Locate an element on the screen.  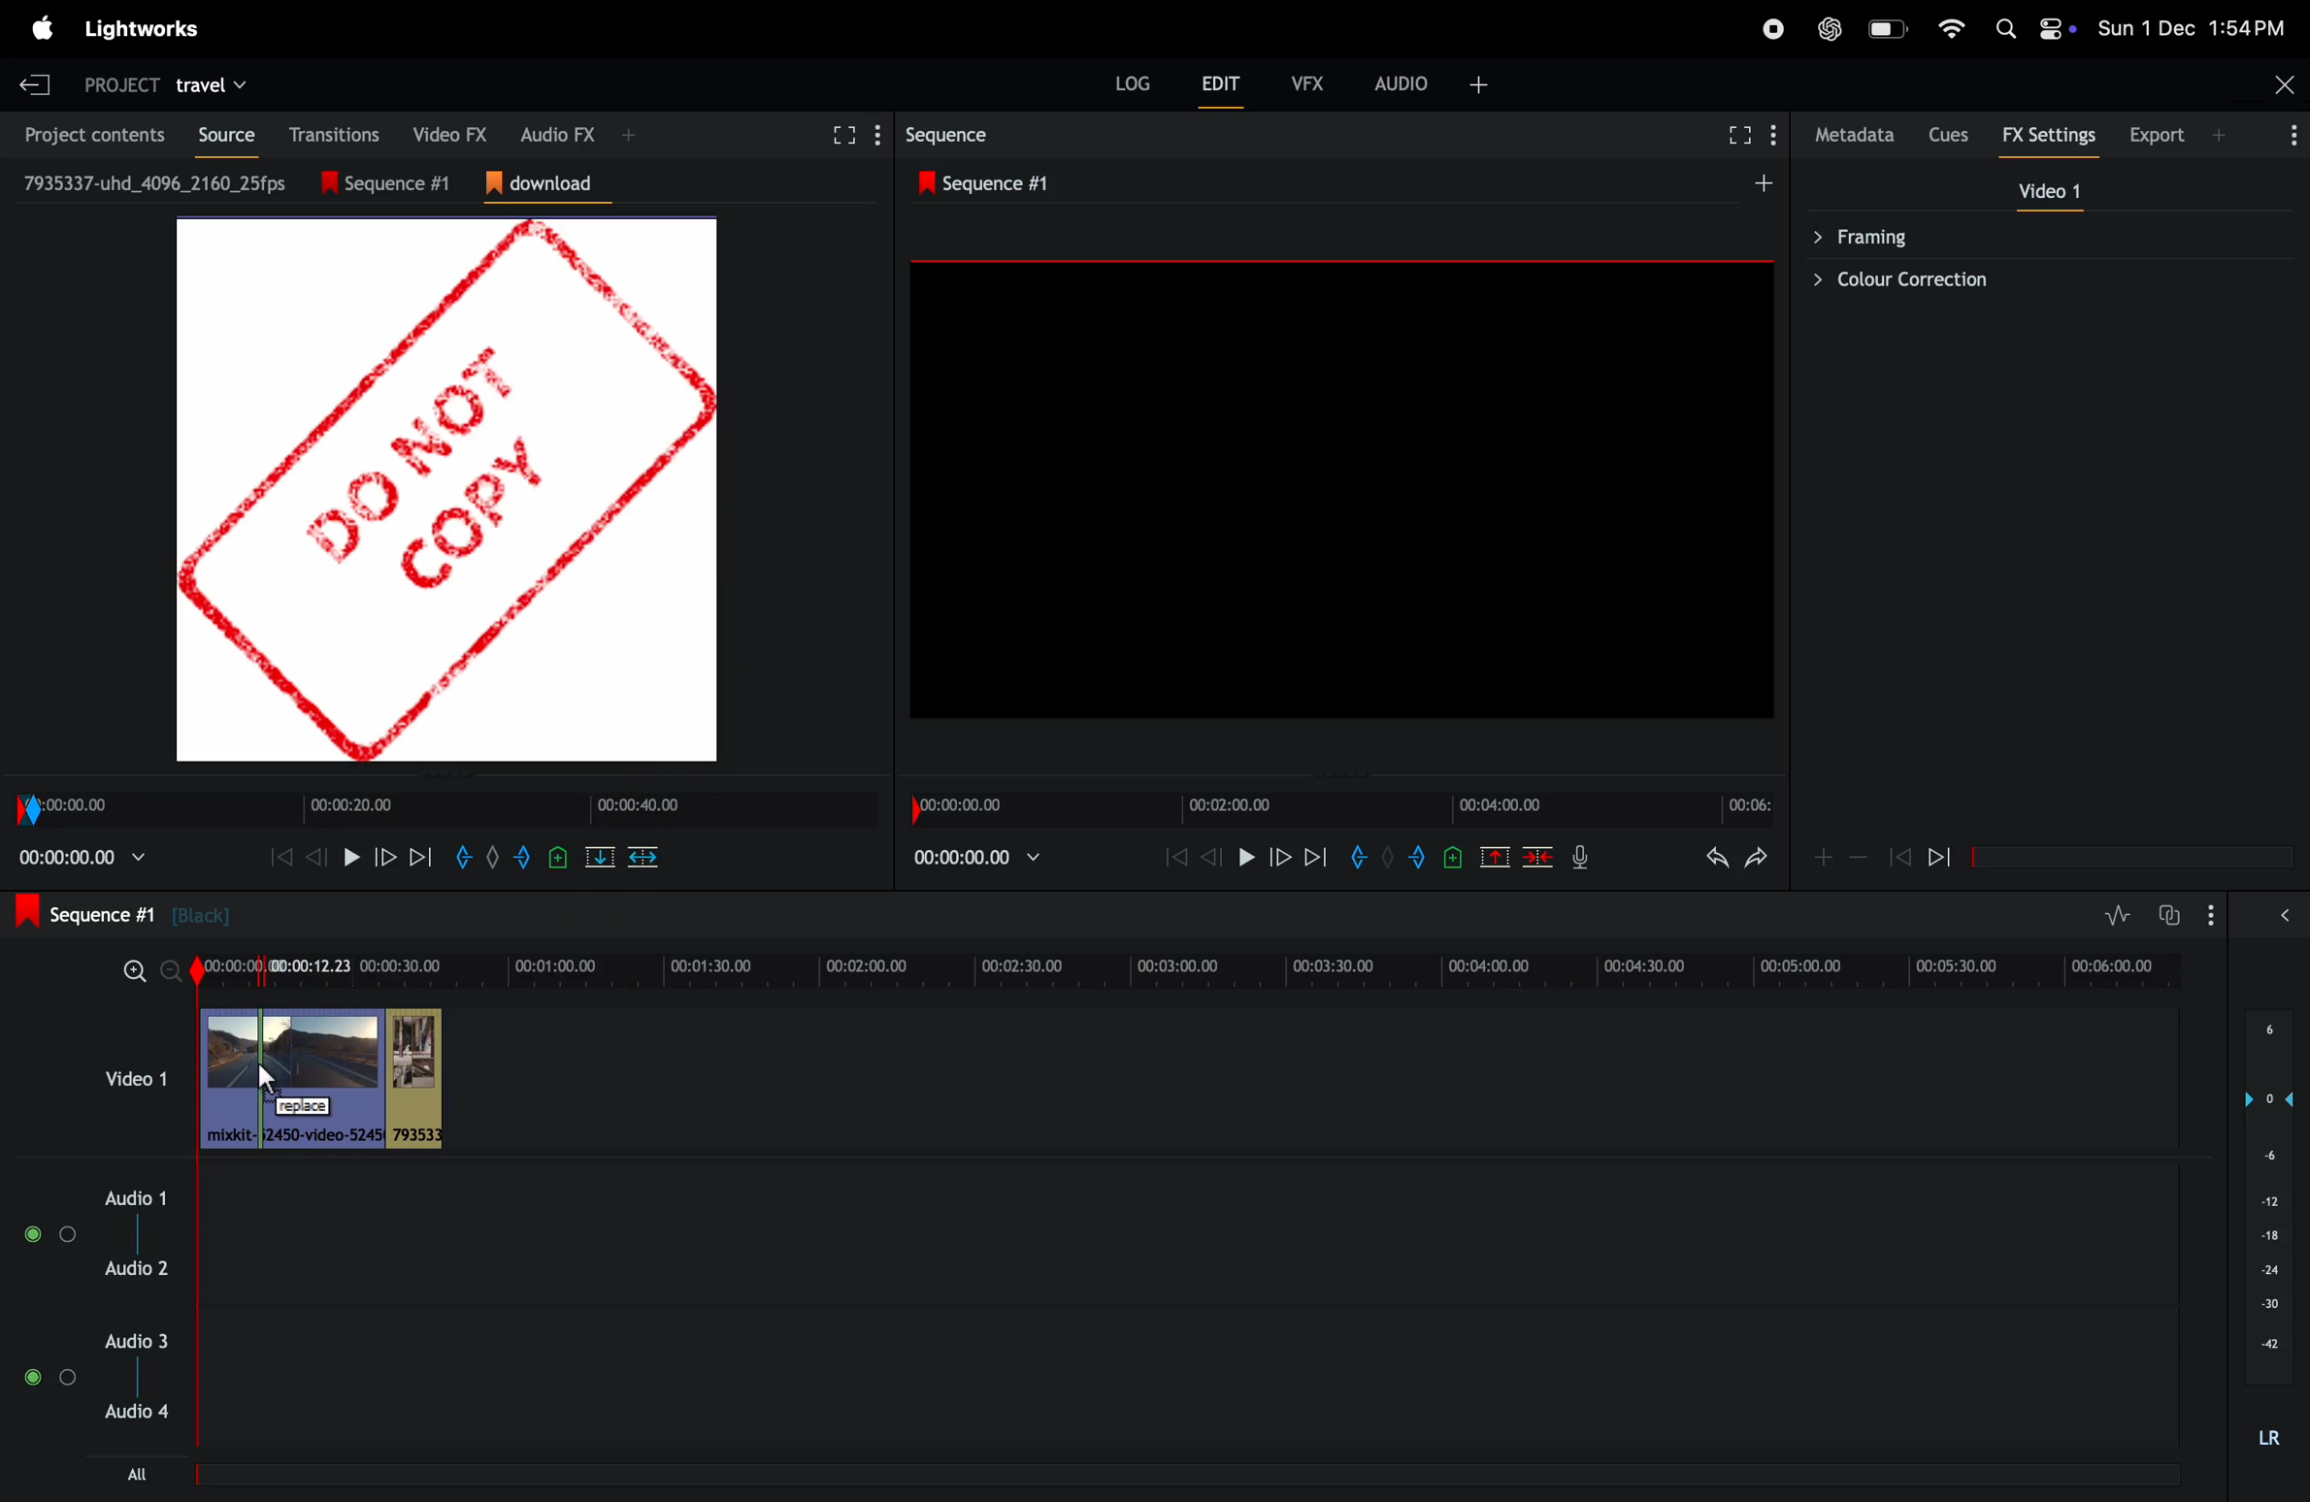
log is located at coordinates (1133, 82).